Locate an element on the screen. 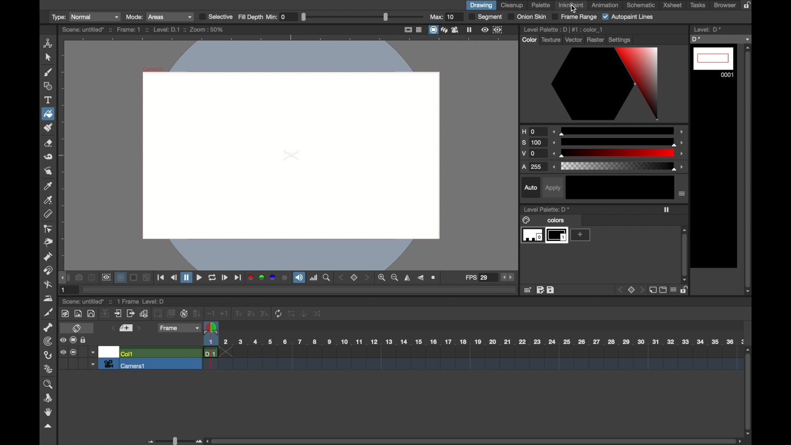 This screenshot has height=445, width=791. type is located at coordinates (85, 16).